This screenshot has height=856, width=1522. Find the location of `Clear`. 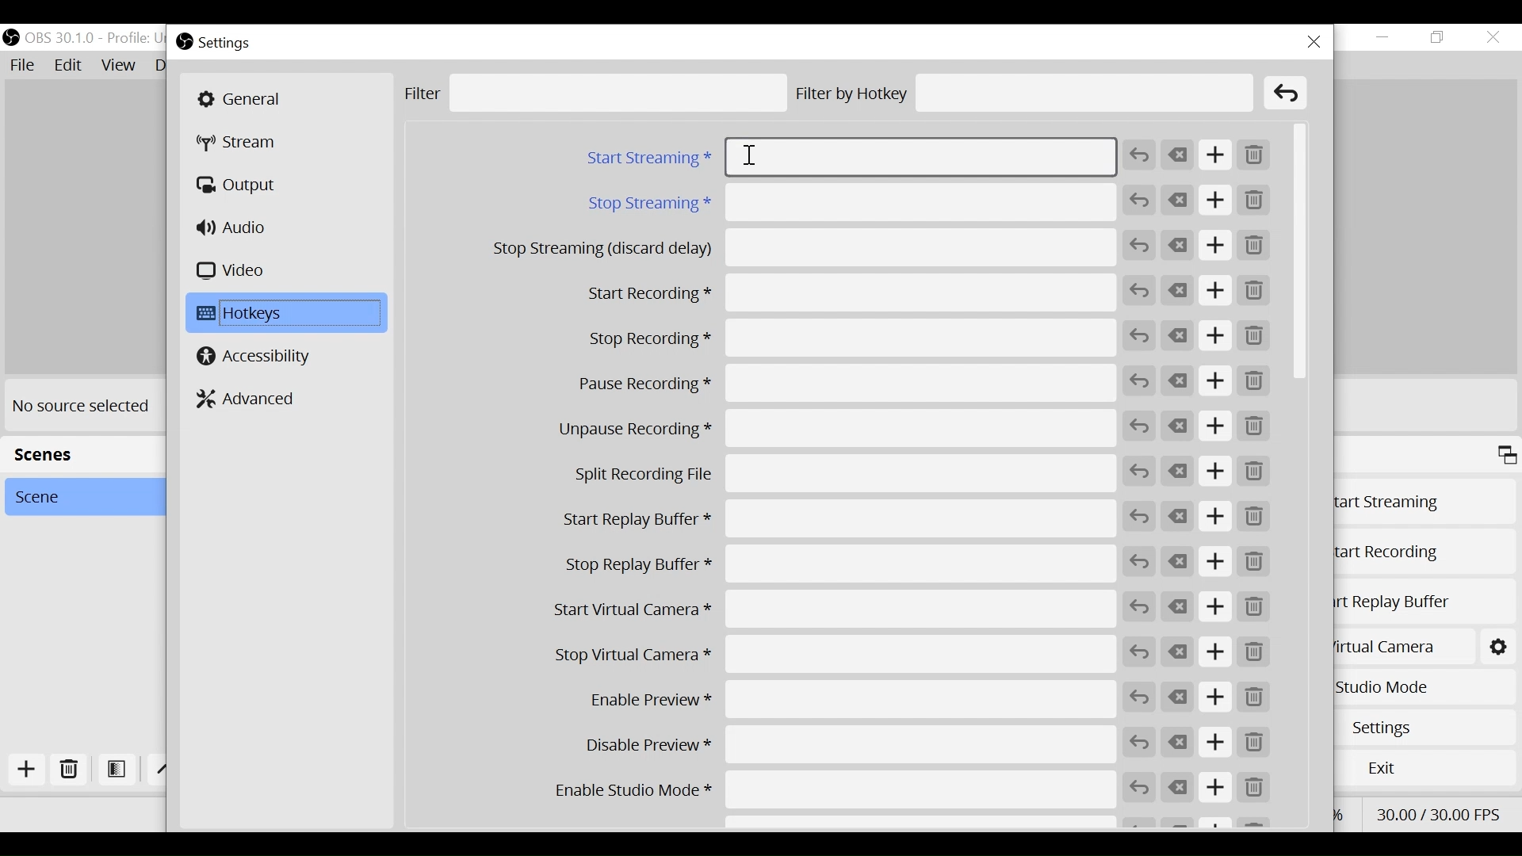

Clear is located at coordinates (1180, 743).